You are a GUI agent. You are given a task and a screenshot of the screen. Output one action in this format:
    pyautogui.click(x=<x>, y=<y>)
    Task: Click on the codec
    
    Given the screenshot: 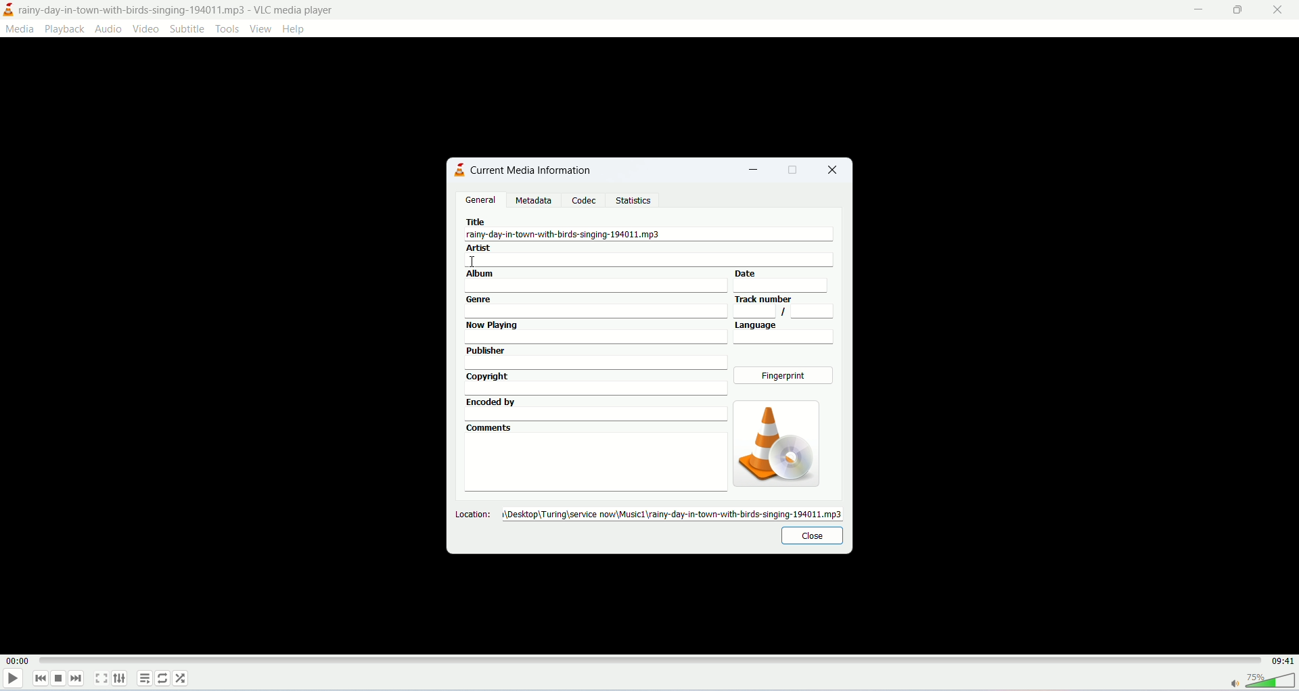 What is the action you would take?
    pyautogui.click(x=587, y=200)
    